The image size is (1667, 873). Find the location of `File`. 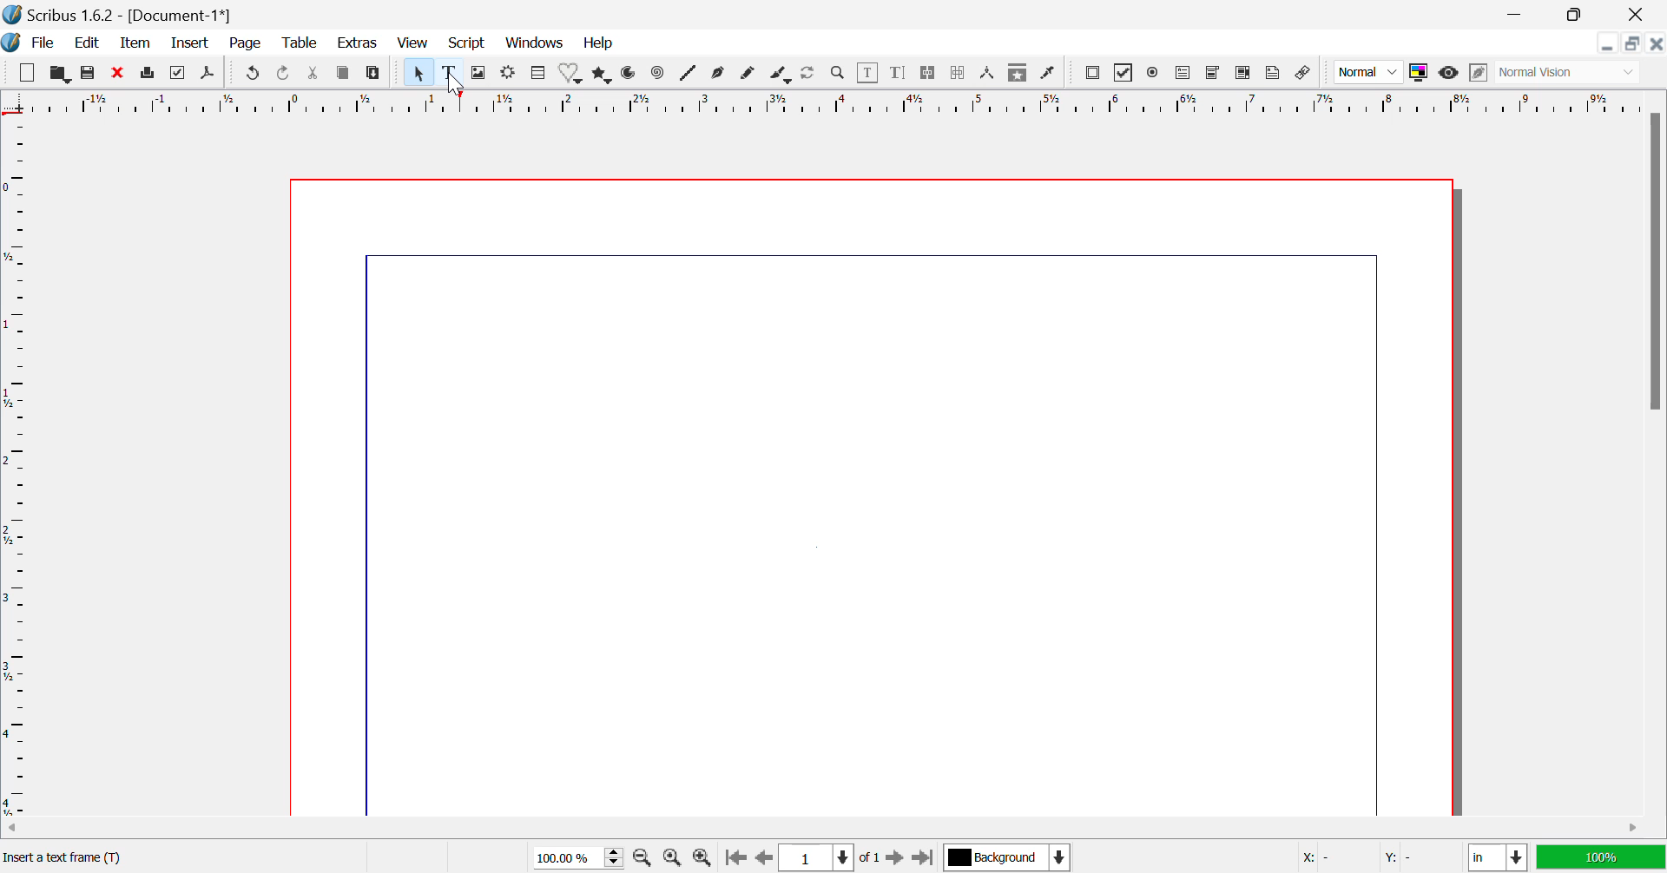

File is located at coordinates (43, 43).